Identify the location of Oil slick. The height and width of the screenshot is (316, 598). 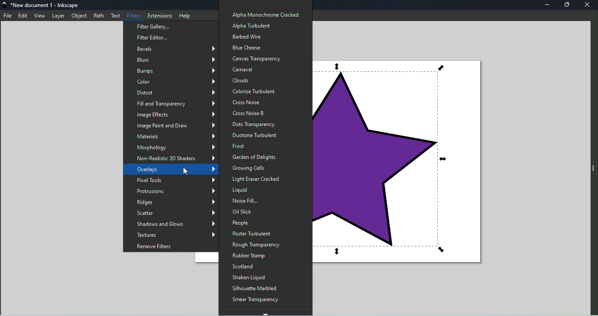
(264, 212).